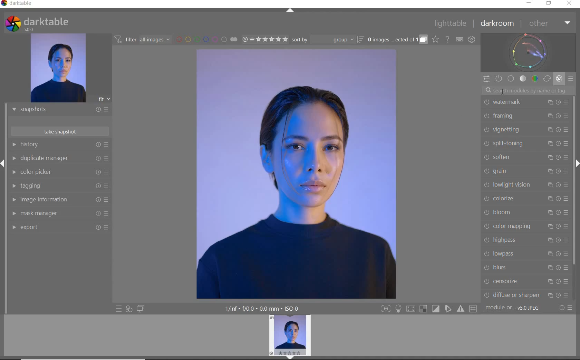 This screenshot has height=360, width=580. What do you see at coordinates (60, 146) in the screenshot?
I see `HISTORY` at bounding box center [60, 146].